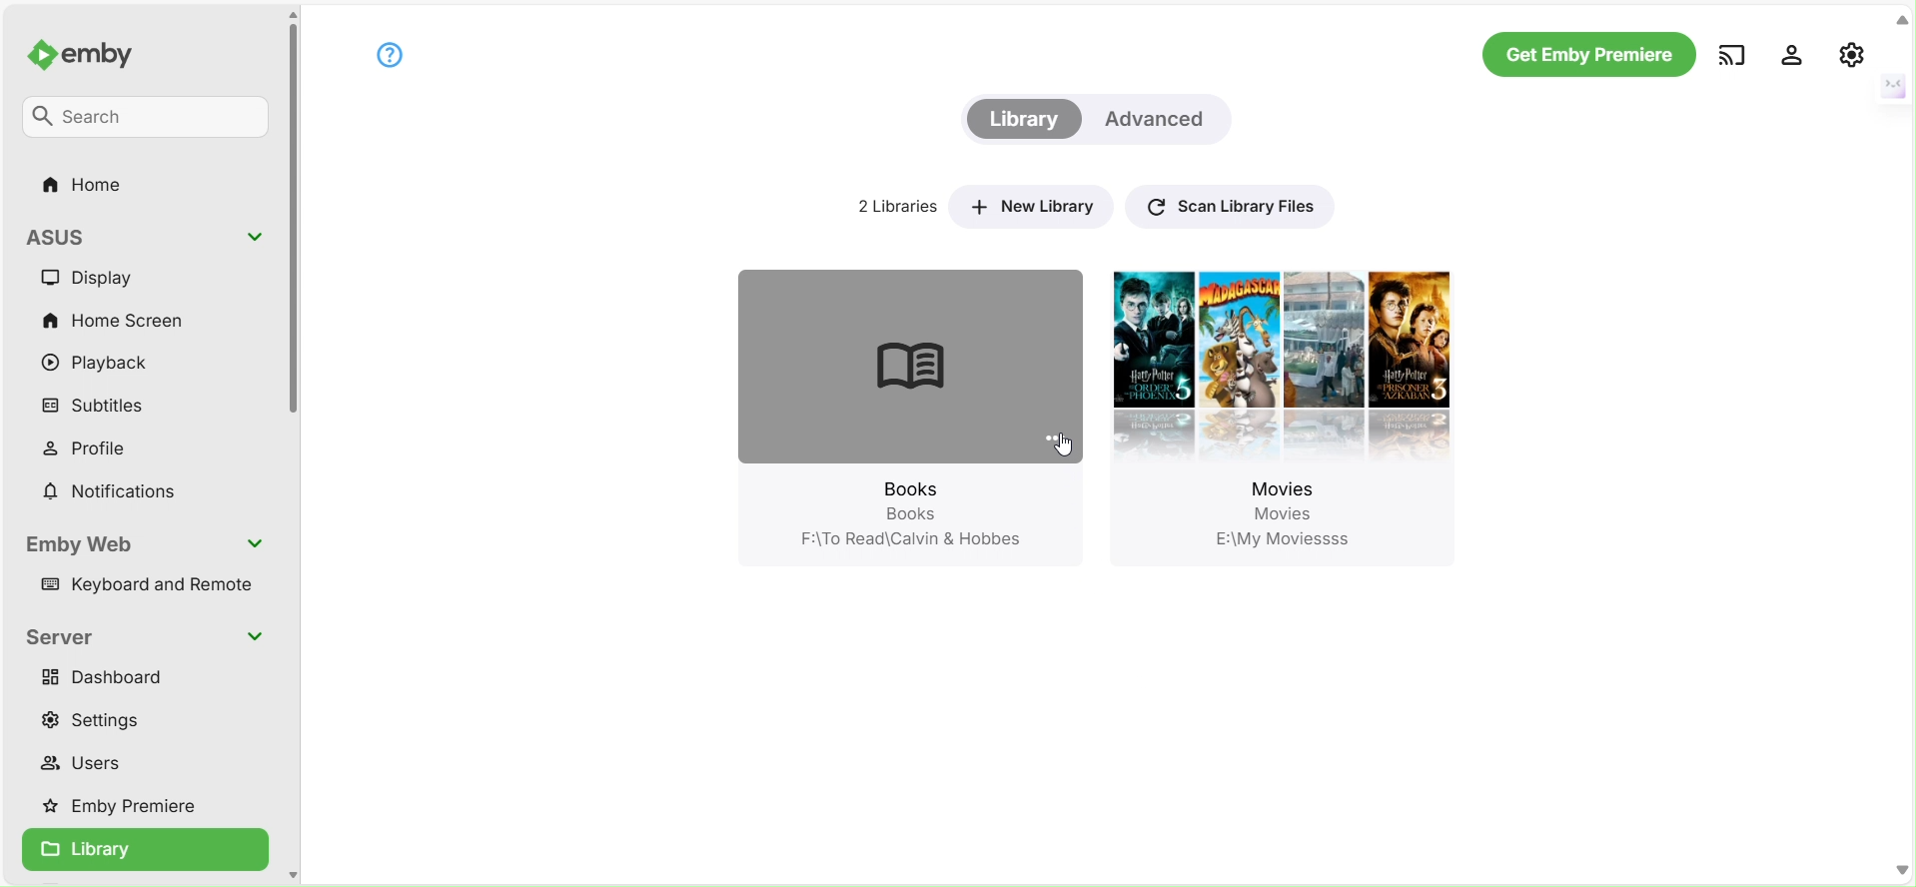 This screenshot has width=1916, height=887. What do you see at coordinates (389, 54) in the screenshot?
I see `Help` at bounding box center [389, 54].